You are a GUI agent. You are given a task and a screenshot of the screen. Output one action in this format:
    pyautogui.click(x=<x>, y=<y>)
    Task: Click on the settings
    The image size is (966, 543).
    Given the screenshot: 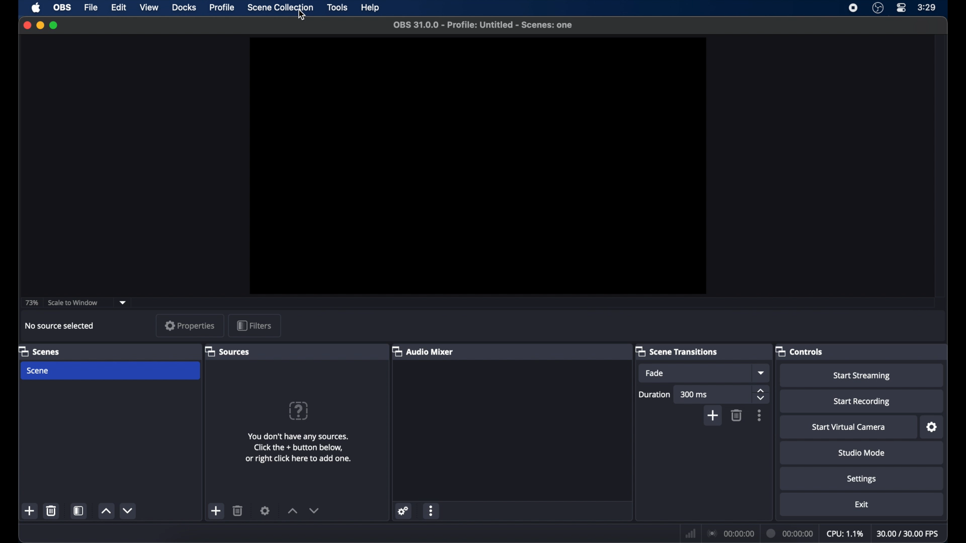 What is the action you would take?
    pyautogui.click(x=932, y=427)
    